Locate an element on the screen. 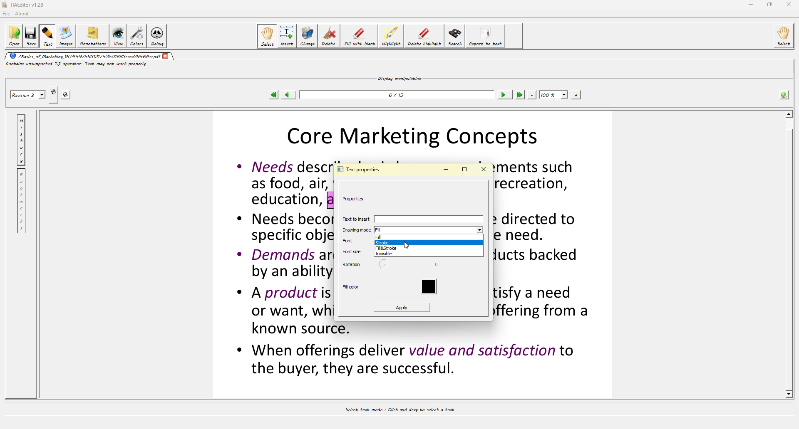 The width and height of the screenshot is (799, 429). Core Marketing Concepts is located at coordinates (418, 135).